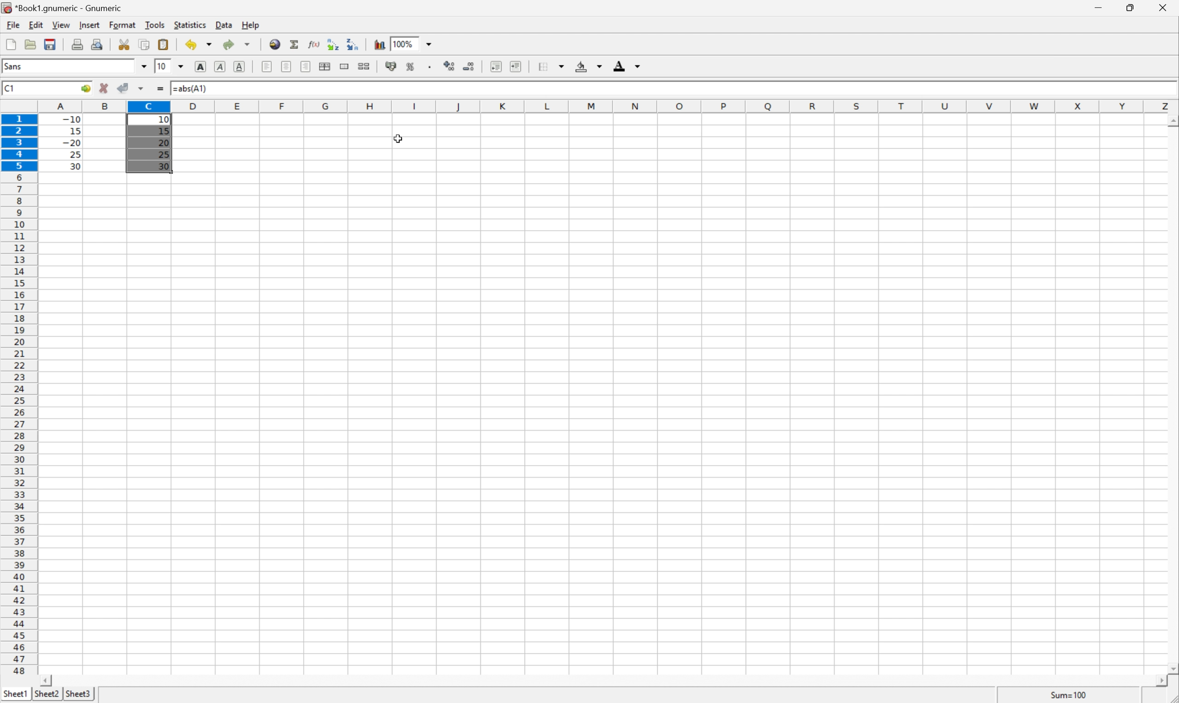 This screenshot has width=1179, height=703. Describe the element at coordinates (127, 41) in the screenshot. I see `Copy the selection` at that location.